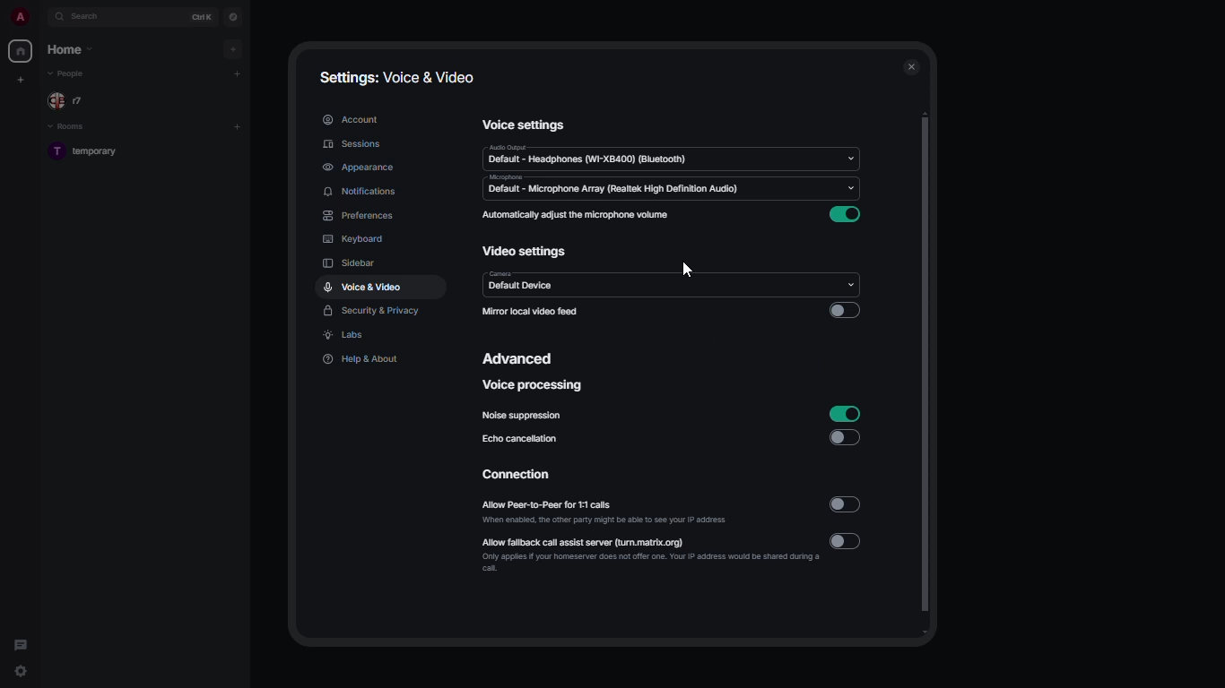 This screenshot has width=1225, height=688. Describe the element at coordinates (72, 47) in the screenshot. I see `home` at that location.